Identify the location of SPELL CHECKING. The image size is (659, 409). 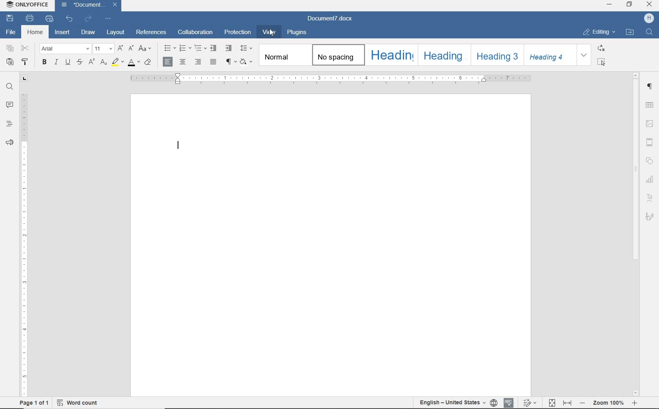
(509, 402).